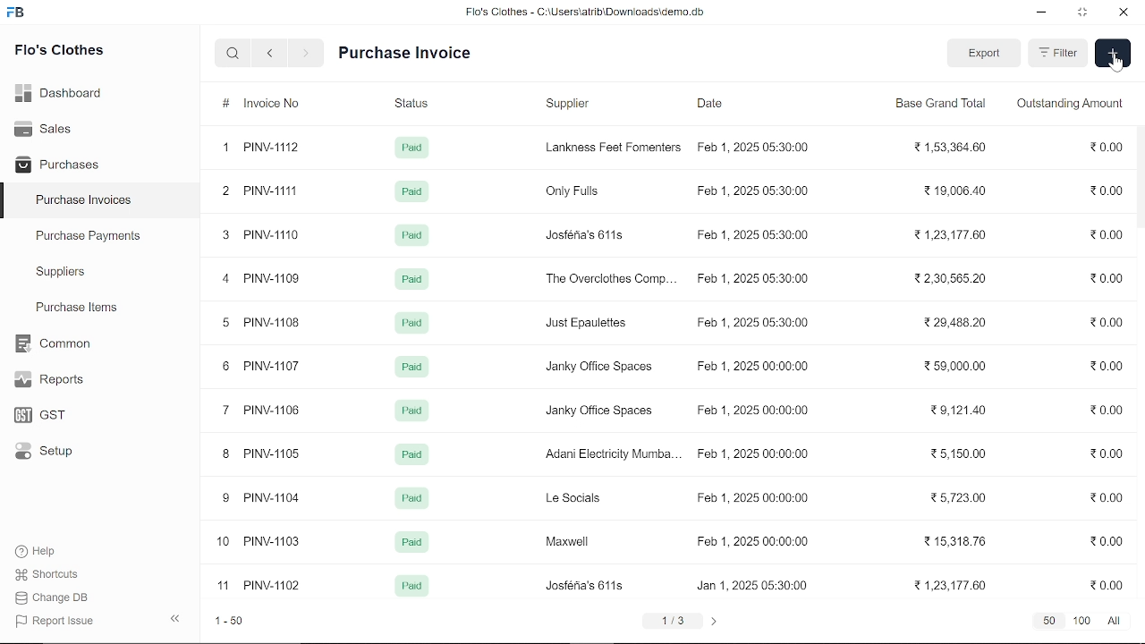 Image resolution: width=1145 pixels, height=644 pixels. I want to click on Dashboard, so click(59, 91).